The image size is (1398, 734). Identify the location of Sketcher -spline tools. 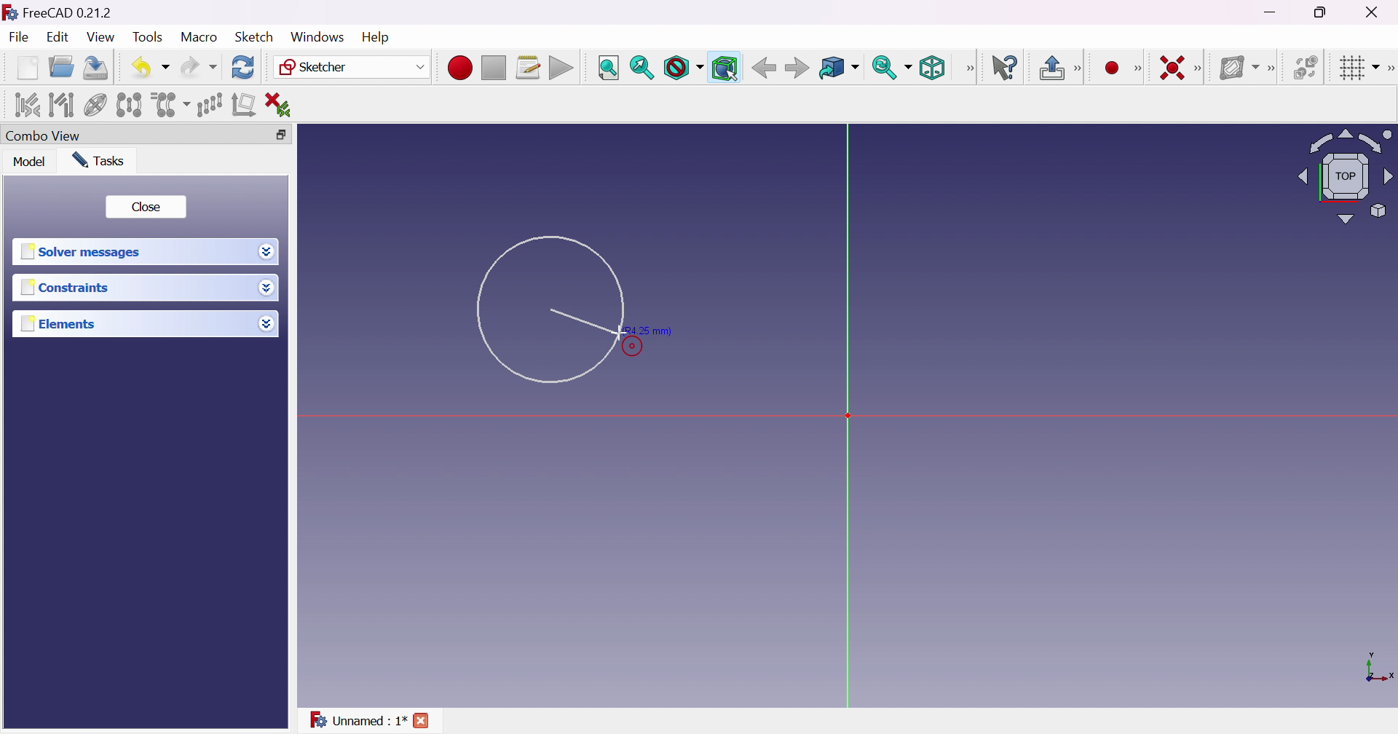
(1273, 69).